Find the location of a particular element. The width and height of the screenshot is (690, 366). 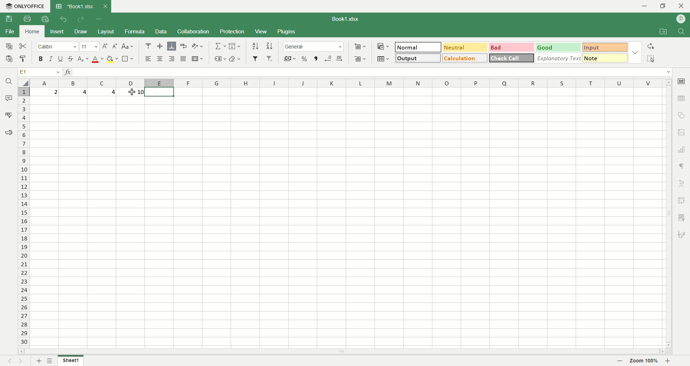

bold is located at coordinates (40, 58).